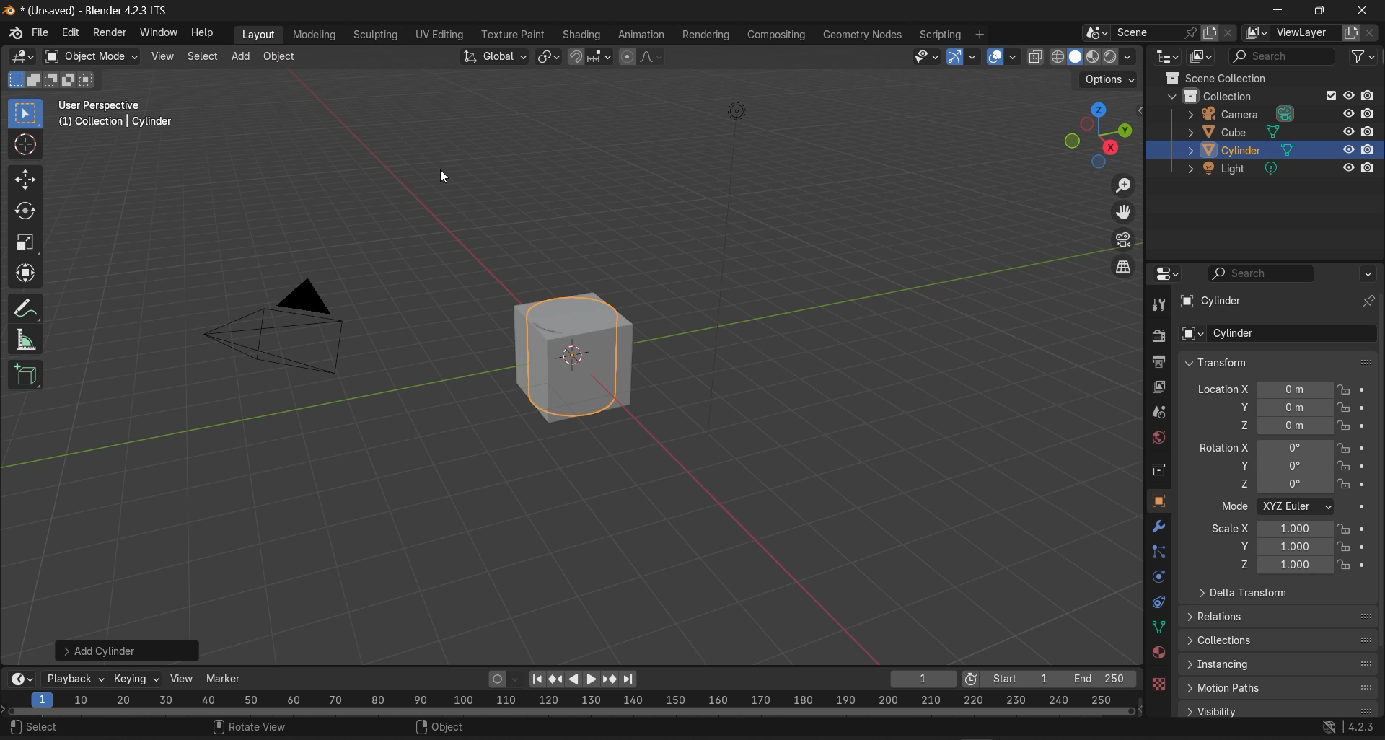 This screenshot has height=740, width=1385. Describe the element at coordinates (76, 678) in the screenshot. I see `playback` at that location.